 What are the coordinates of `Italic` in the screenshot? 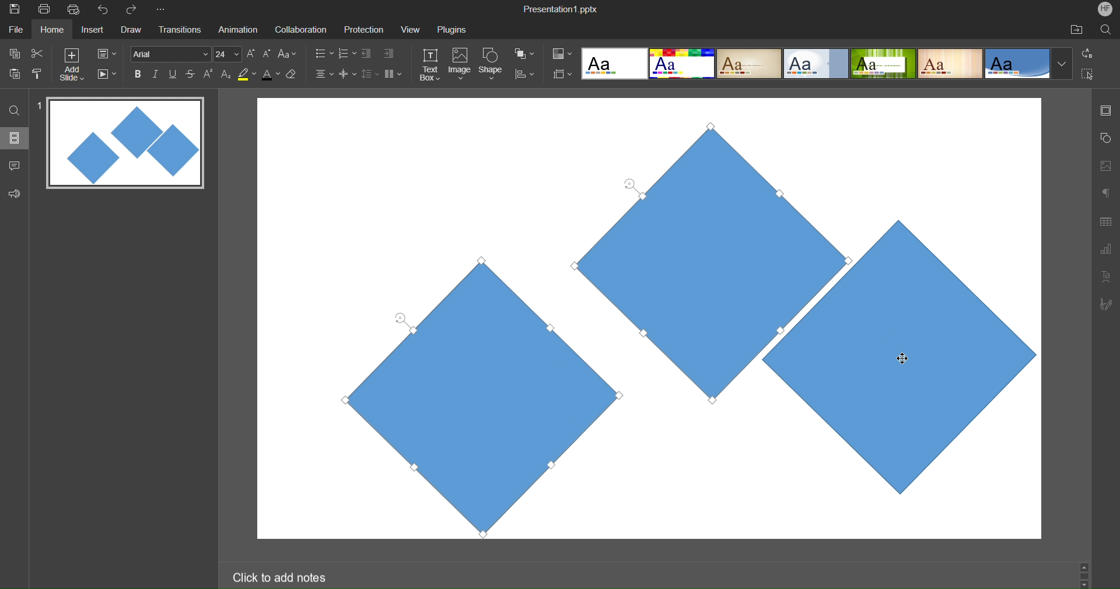 It's located at (155, 74).